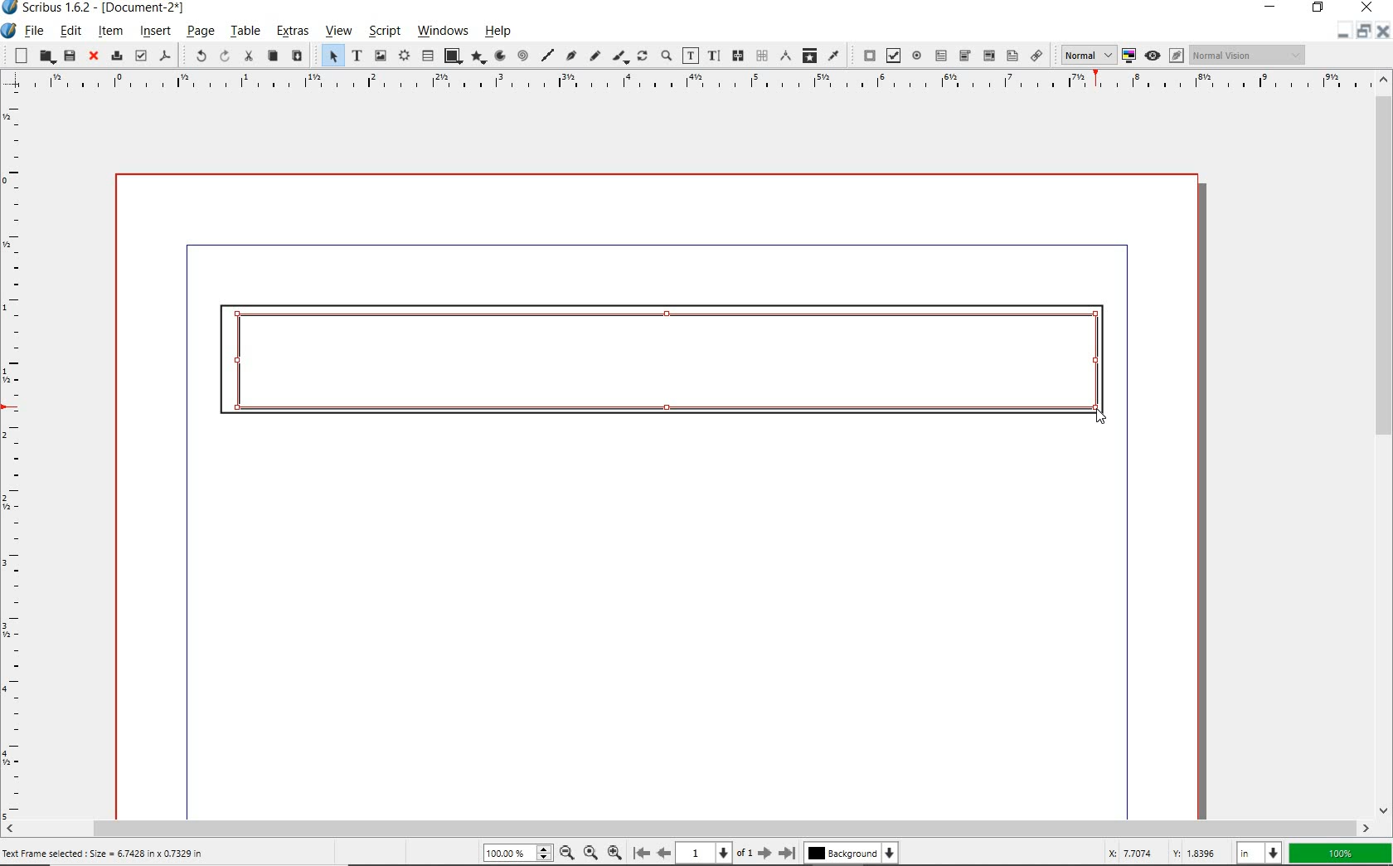 Image resolution: width=1393 pixels, height=866 pixels. What do you see at coordinates (941, 56) in the screenshot?
I see `pdf text field` at bounding box center [941, 56].